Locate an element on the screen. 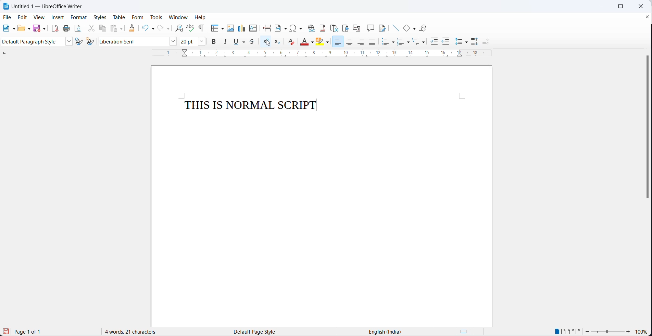 Image resolution: width=652 pixels, height=336 pixels. subscript is located at coordinates (278, 42).